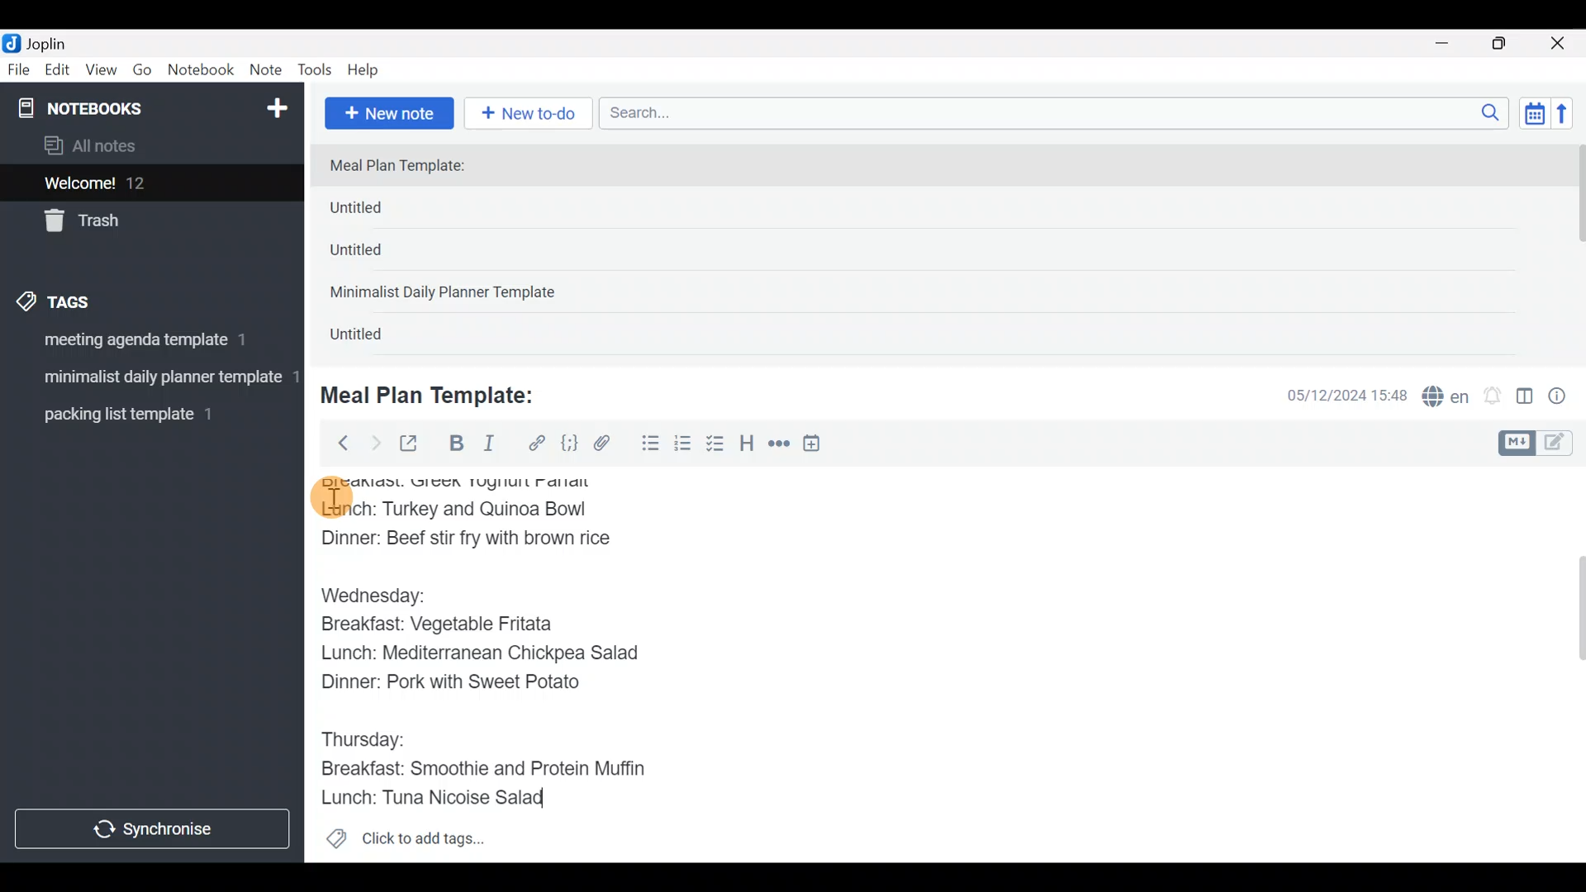 The height and width of the screenshot is (892, 1586). What do you see at coordinates (448, 294) in the screenshot?
I see `Minimalist Daily Planner Template` at bounding box center [448, 294].